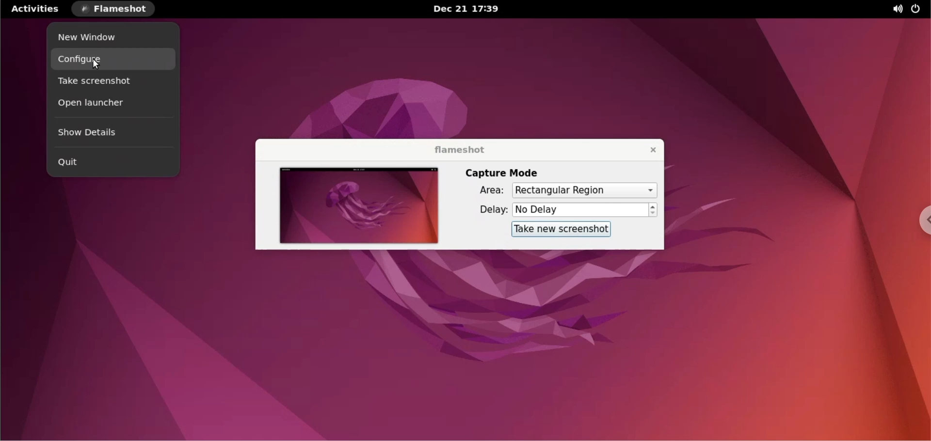 The height and width of the screenshot is (441, 931). Describe the element at coordinates (484, 210) in the screenshot. I see `delay:` at that location.